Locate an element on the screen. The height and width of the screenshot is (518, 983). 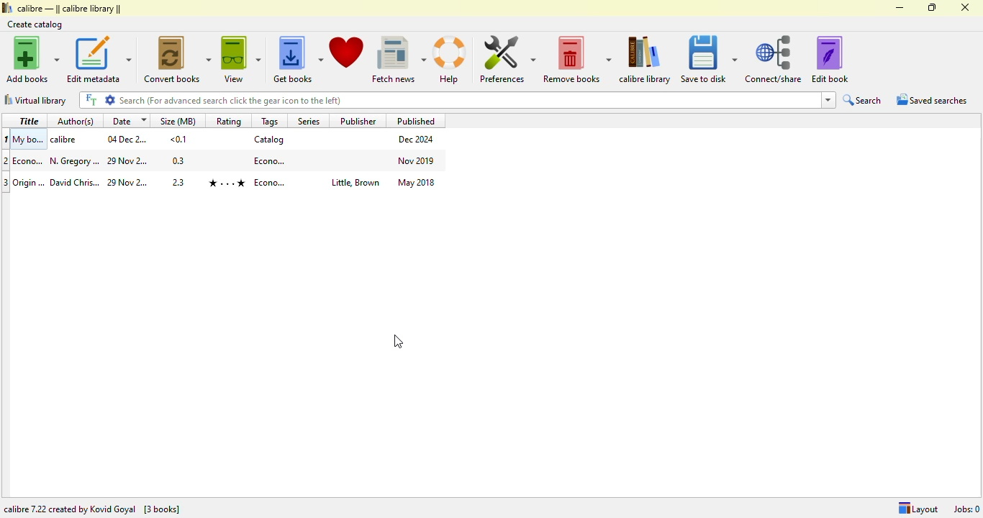
index numbers is located at coordinates (5, 150).